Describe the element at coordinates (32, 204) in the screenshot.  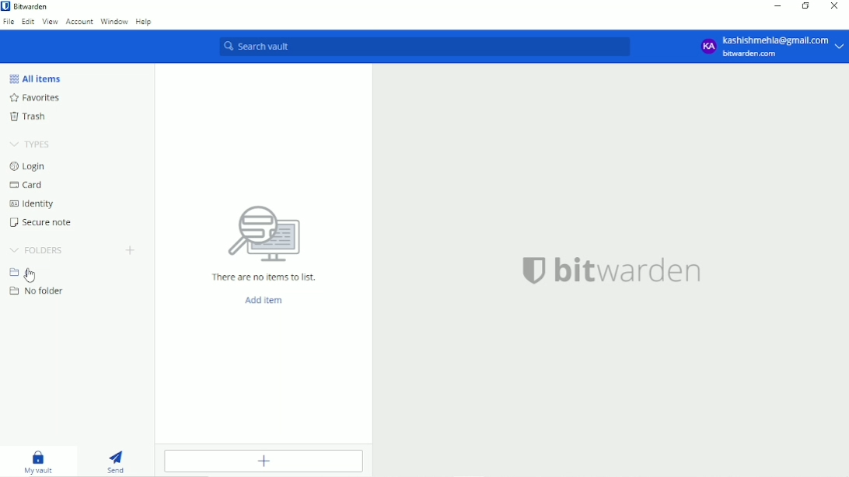
I see `Identity` at that location.